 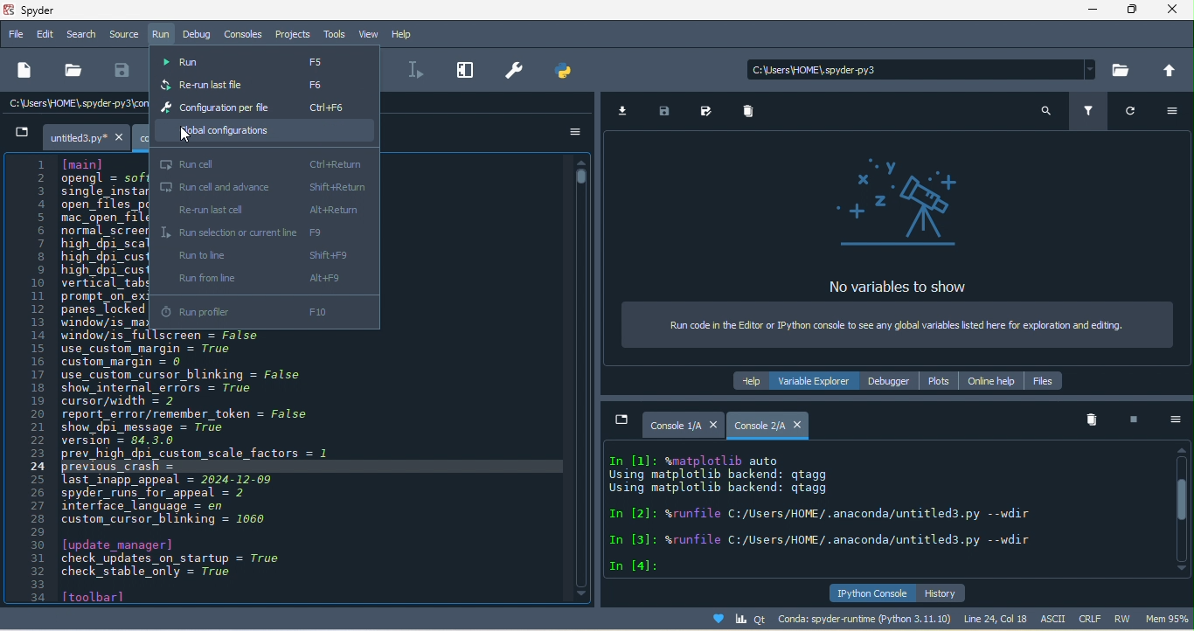 What do you see at coordinates (256, 279) in the screenshot?
I see `run from line` at bounding box center [256, 279].